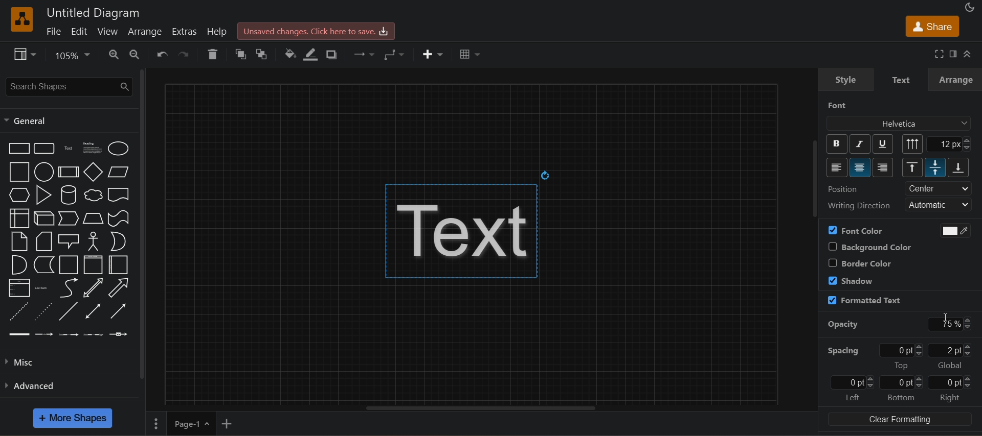  Describe the element at coordinates (218, 31) in the screenshot. I see `help` at that location.